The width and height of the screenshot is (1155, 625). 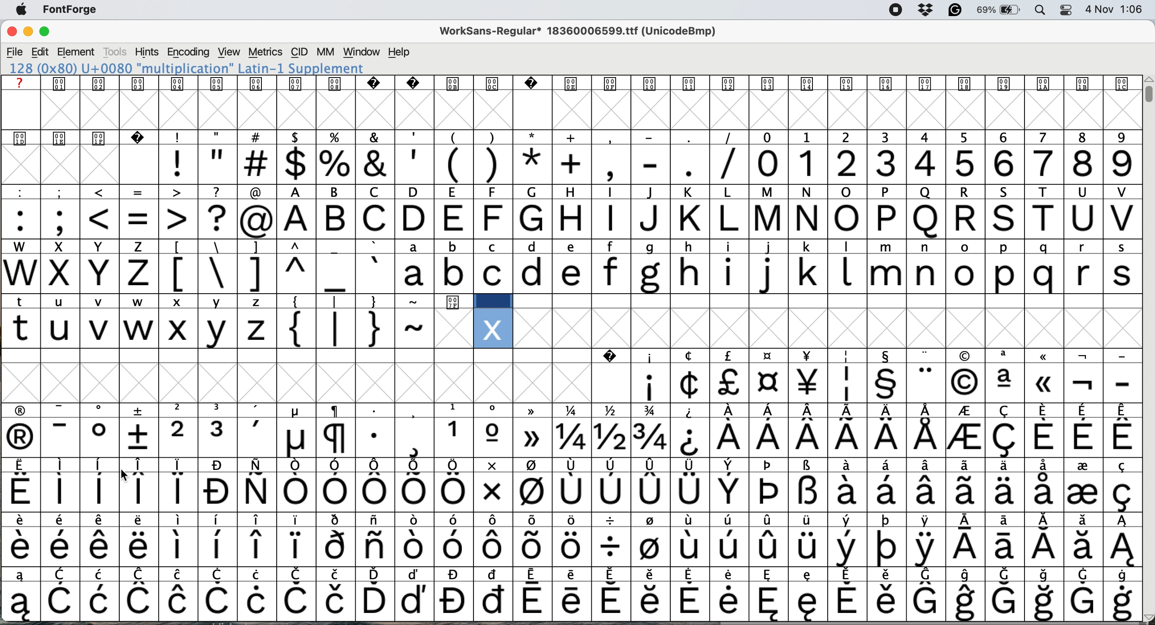 What do you see at coordinates (452, 164) in the screenshot?
I see `special characters` at bounding box center [452, 164].